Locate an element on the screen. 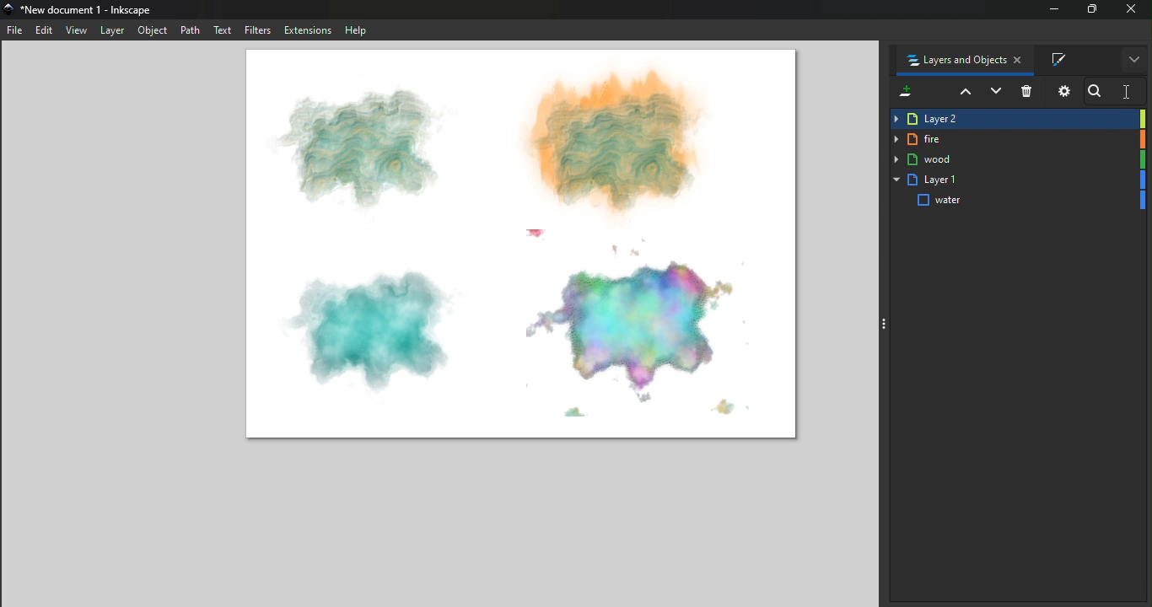 This screenshot has width=1152, height=607. Layer 1 is located at coordinates (1019, 180).